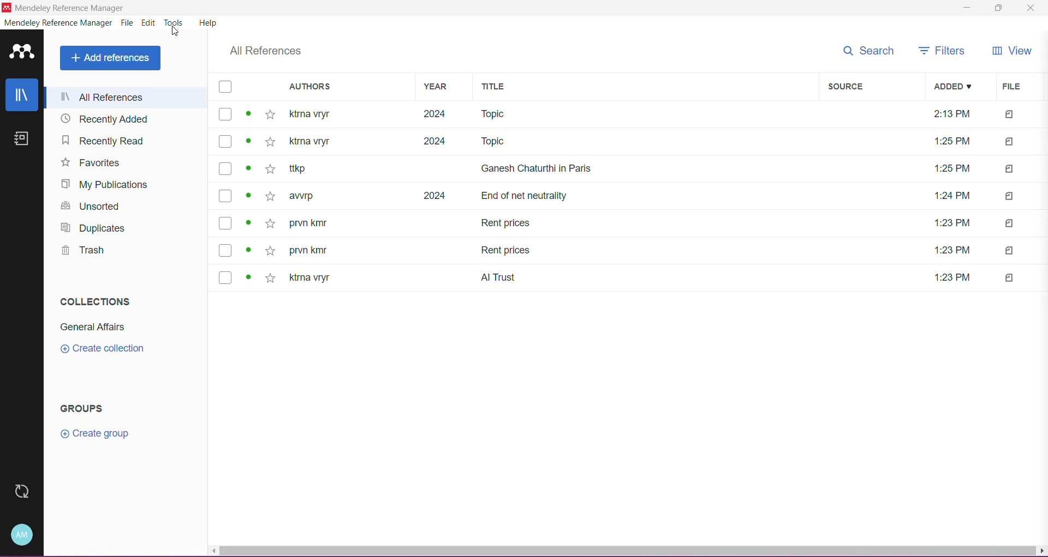 This screenshot has width=1048, height=557. What do you see at coordinates (951, 168) in the screenshot?
I see `file` at bounding box center [951, 168].